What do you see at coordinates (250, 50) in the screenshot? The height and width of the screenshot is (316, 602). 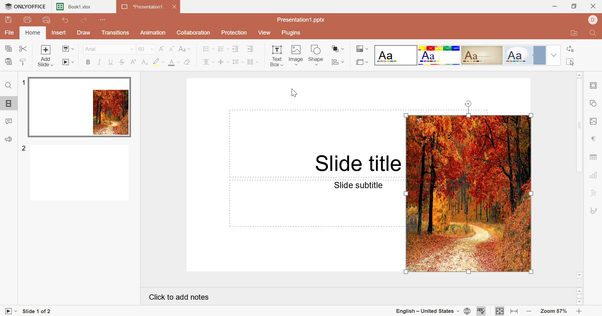 I see `Increase Indent` at bounding box center [250, 50].